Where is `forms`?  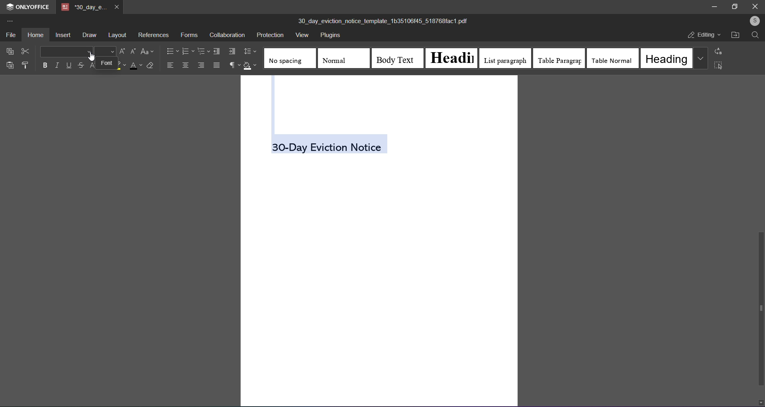
forms is located at coordinates (188, 35).